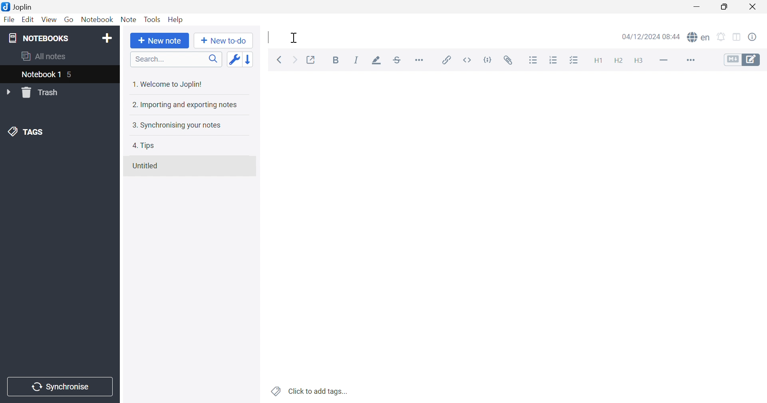 The height and width of the screenshot is (403, 767). I want to click on Close, so click(754, 6).